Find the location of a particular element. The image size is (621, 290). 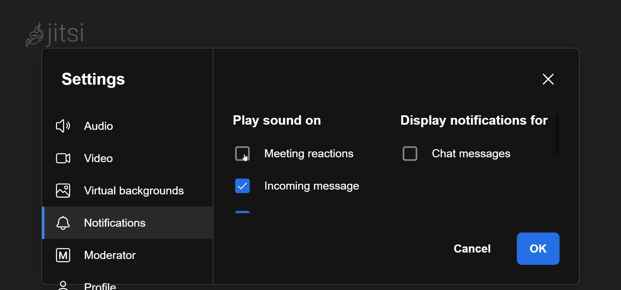

cancel is located at coordinates (474, 249).